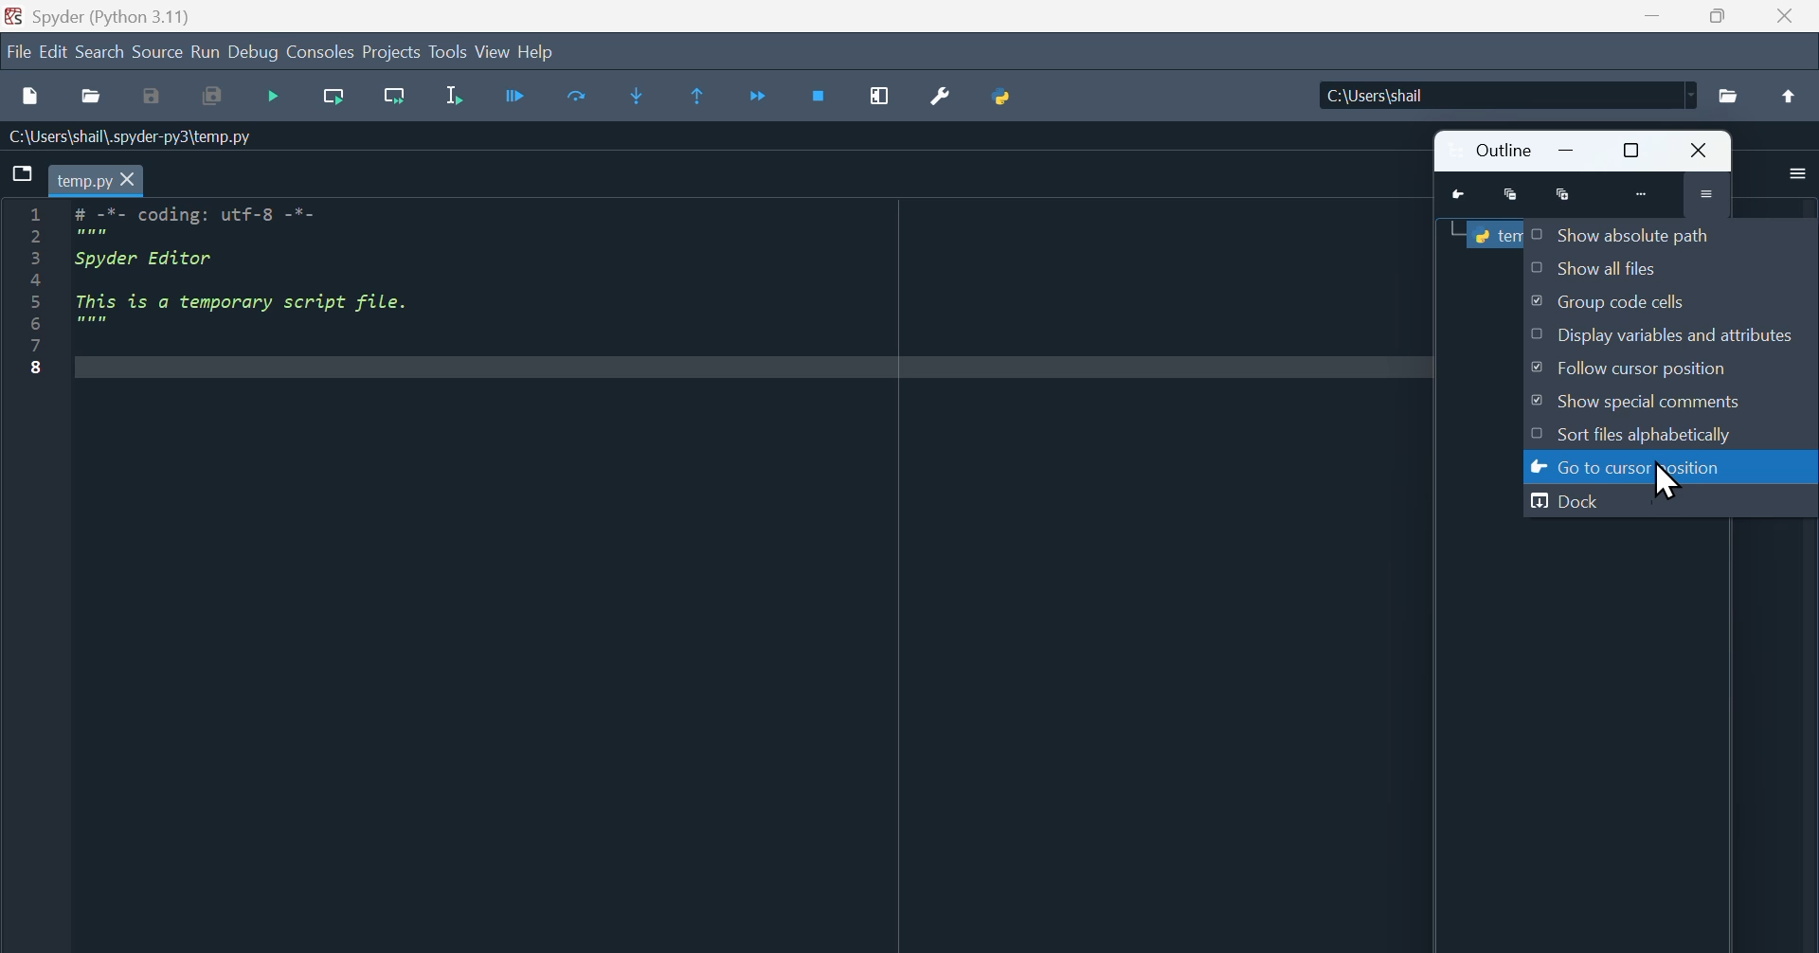 The height and width of the screenshot is (953, 1819). Describe the element at coordinates (1571, 501) in the screenshot. I see `Dock` at that location.